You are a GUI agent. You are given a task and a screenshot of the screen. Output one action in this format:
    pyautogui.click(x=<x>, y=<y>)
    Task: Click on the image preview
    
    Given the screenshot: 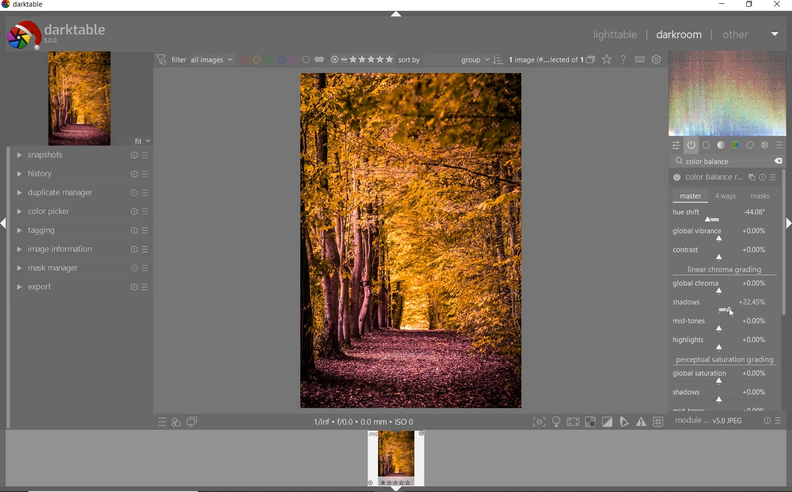 What is the action you would take?
    pyautogui.click(x=396, y=461)
    